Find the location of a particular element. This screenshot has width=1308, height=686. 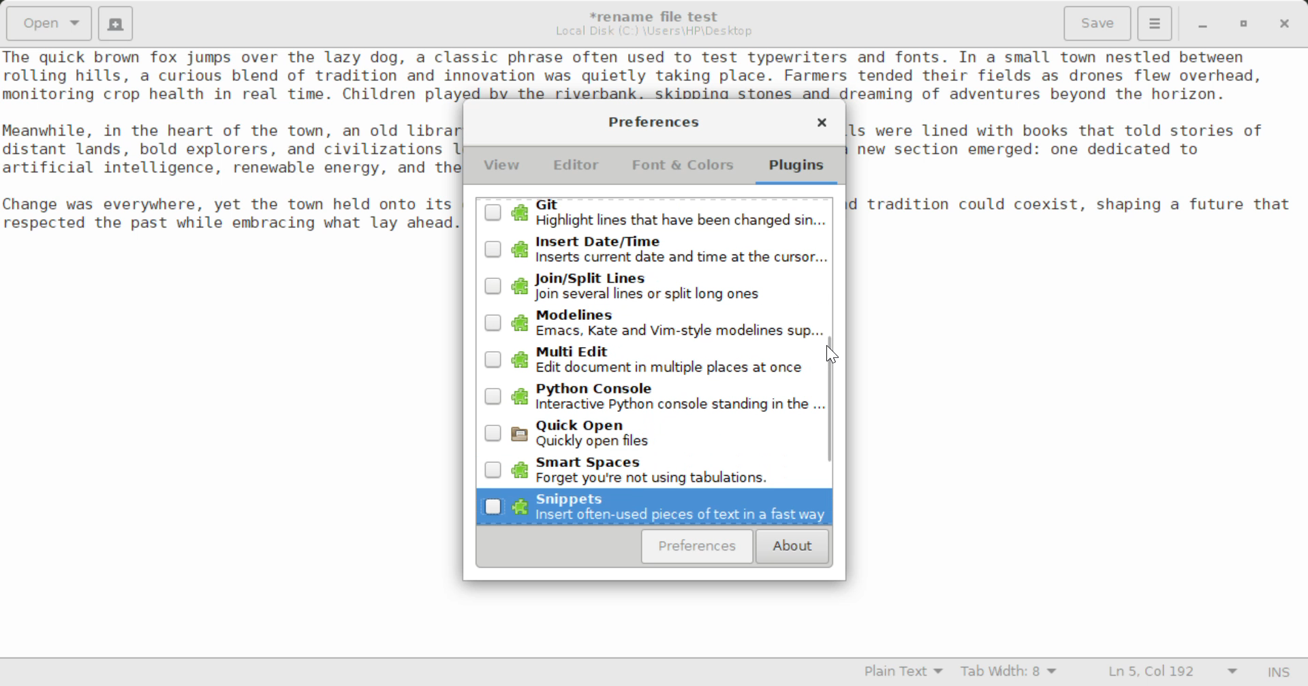

Tab Width  is located at coordinates (1011, 673).